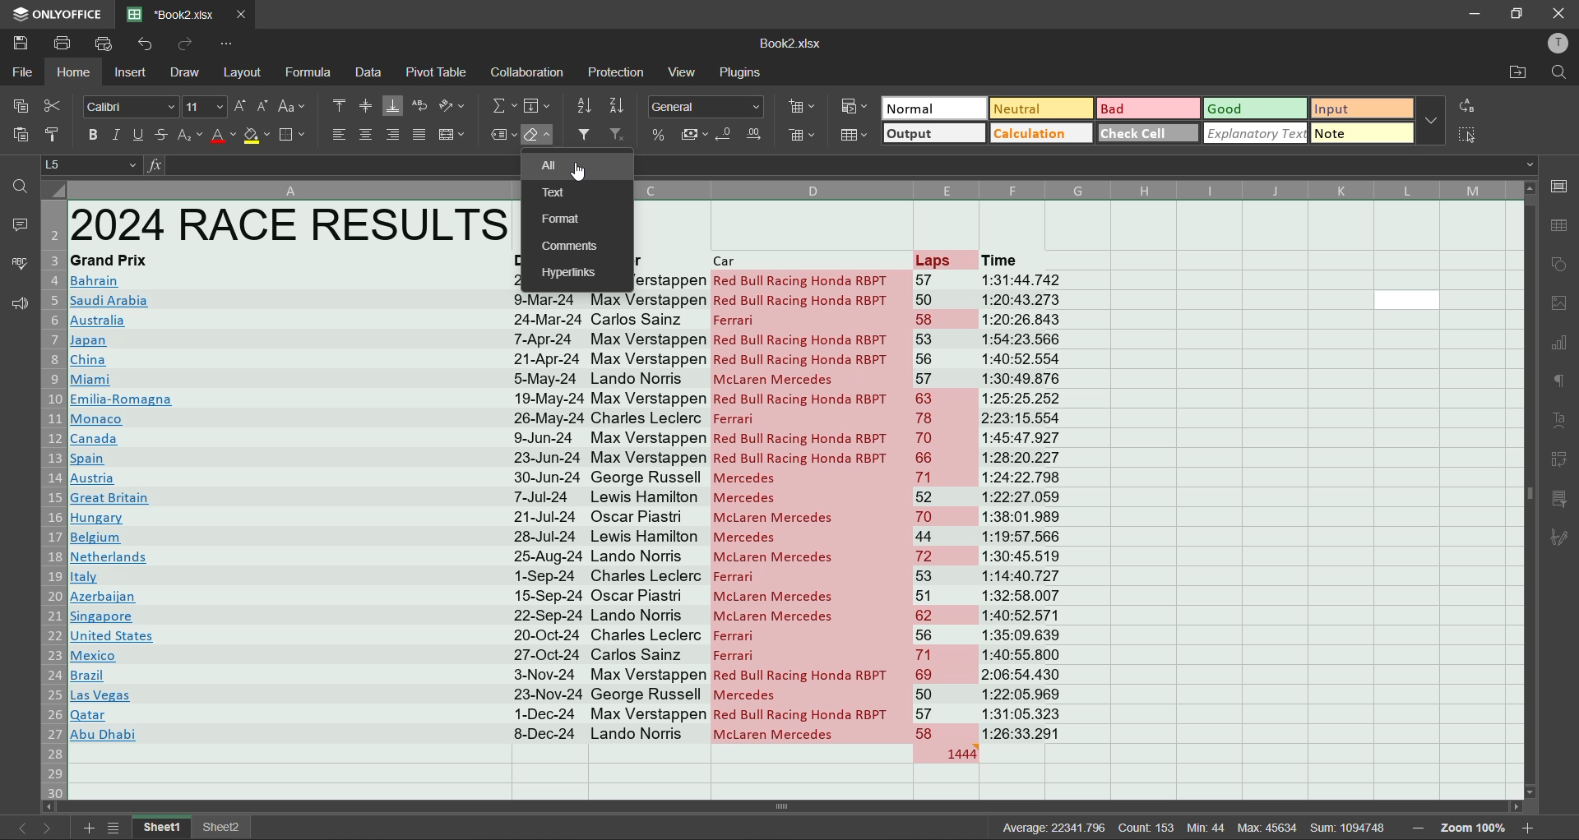 The image size is (1579, 840). What do you see at coordinates (696, 140) in the screenshot?
I see `accounting` at bounding box center [696, 140].